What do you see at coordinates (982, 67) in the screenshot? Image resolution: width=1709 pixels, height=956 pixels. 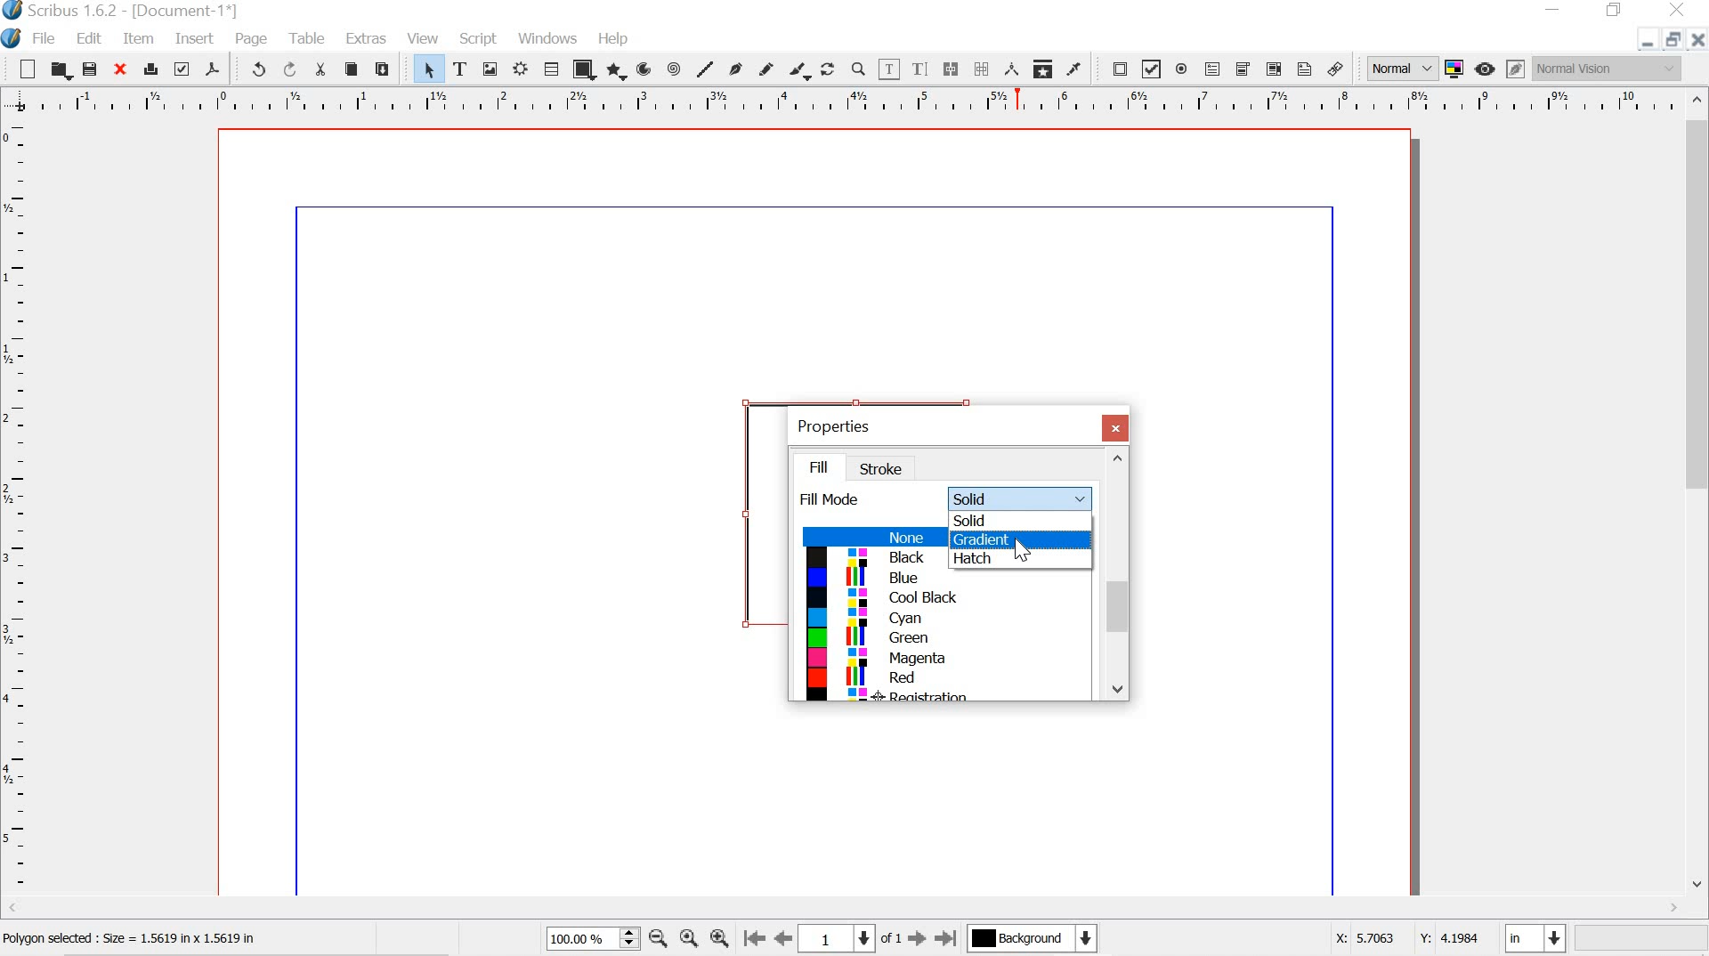 I see `unlink text frames` at bounding box center [982, 67].